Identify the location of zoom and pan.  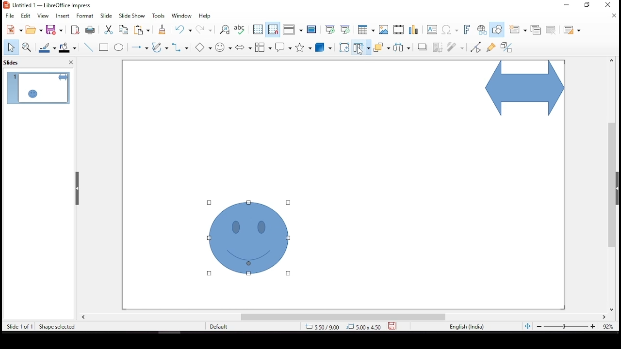
(27, 47).